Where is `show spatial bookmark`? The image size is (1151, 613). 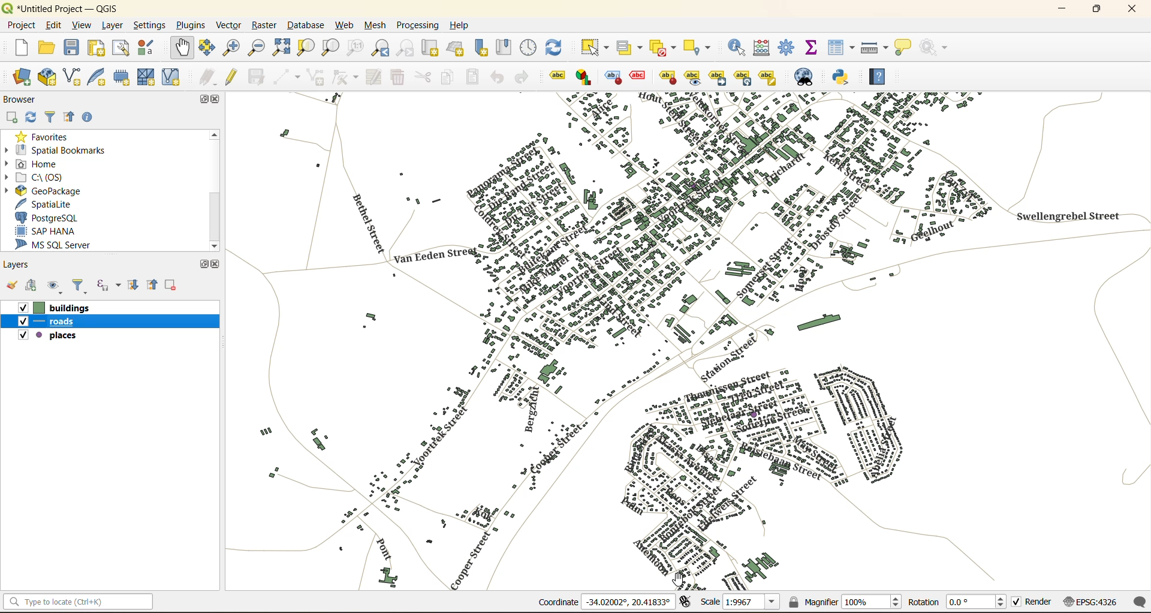
show spatial bookmark is located at coordinates (504, 48).